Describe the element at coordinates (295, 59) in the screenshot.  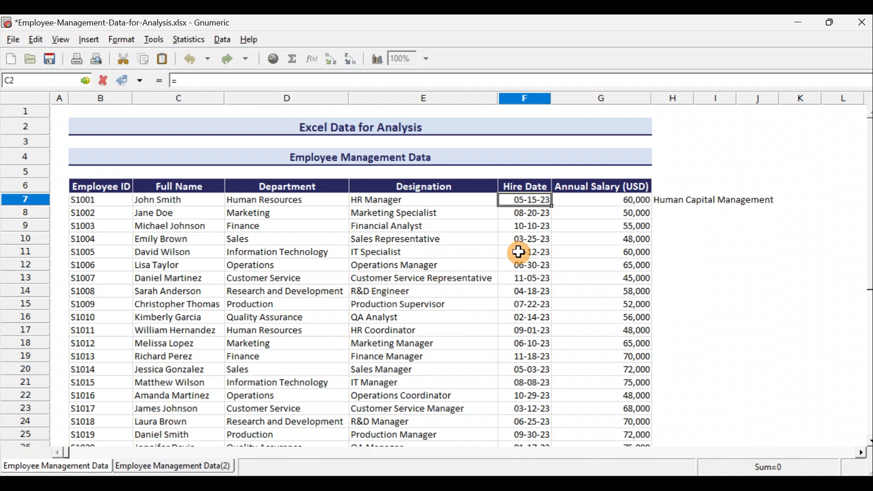
I see `Sum into the current cell` at that location.